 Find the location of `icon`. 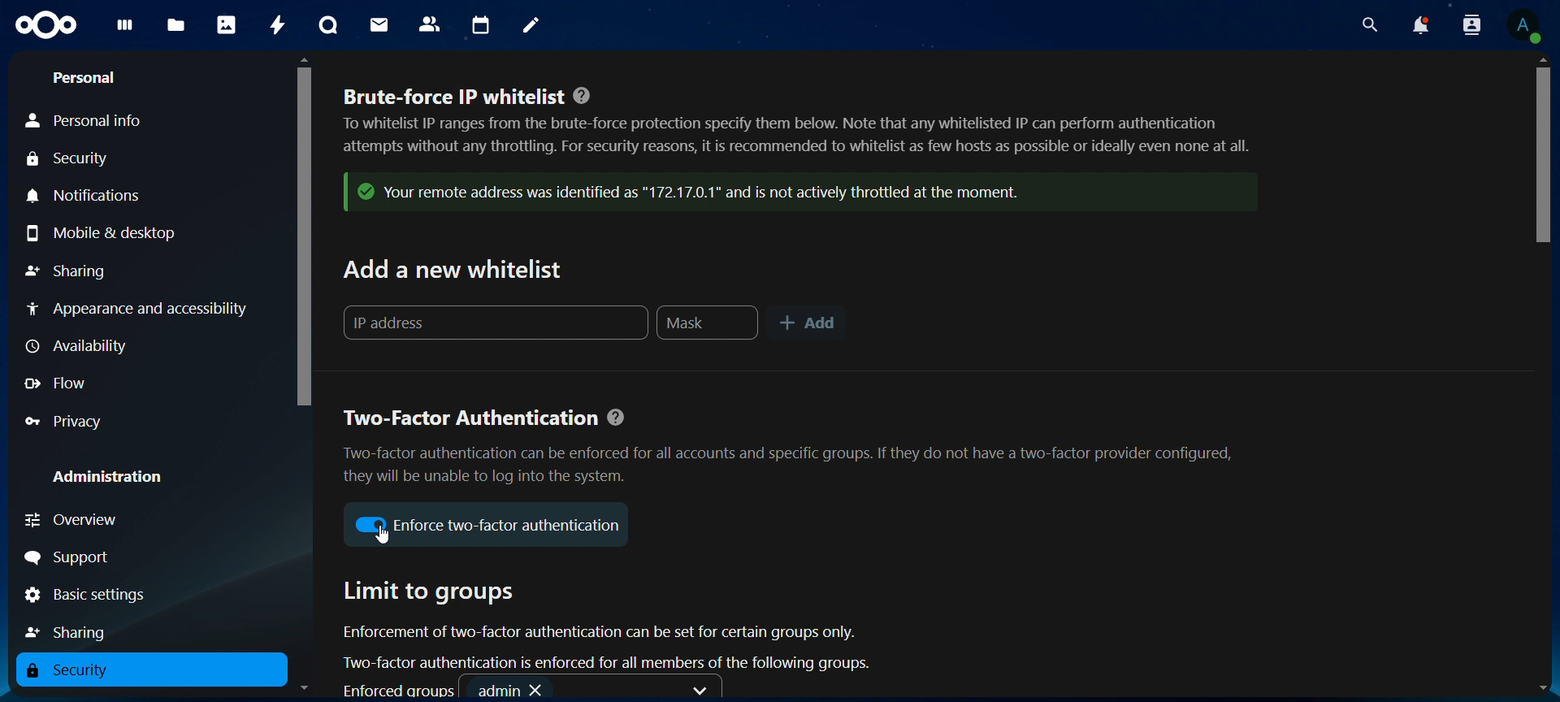

icon is located at coordinates (45, 25).